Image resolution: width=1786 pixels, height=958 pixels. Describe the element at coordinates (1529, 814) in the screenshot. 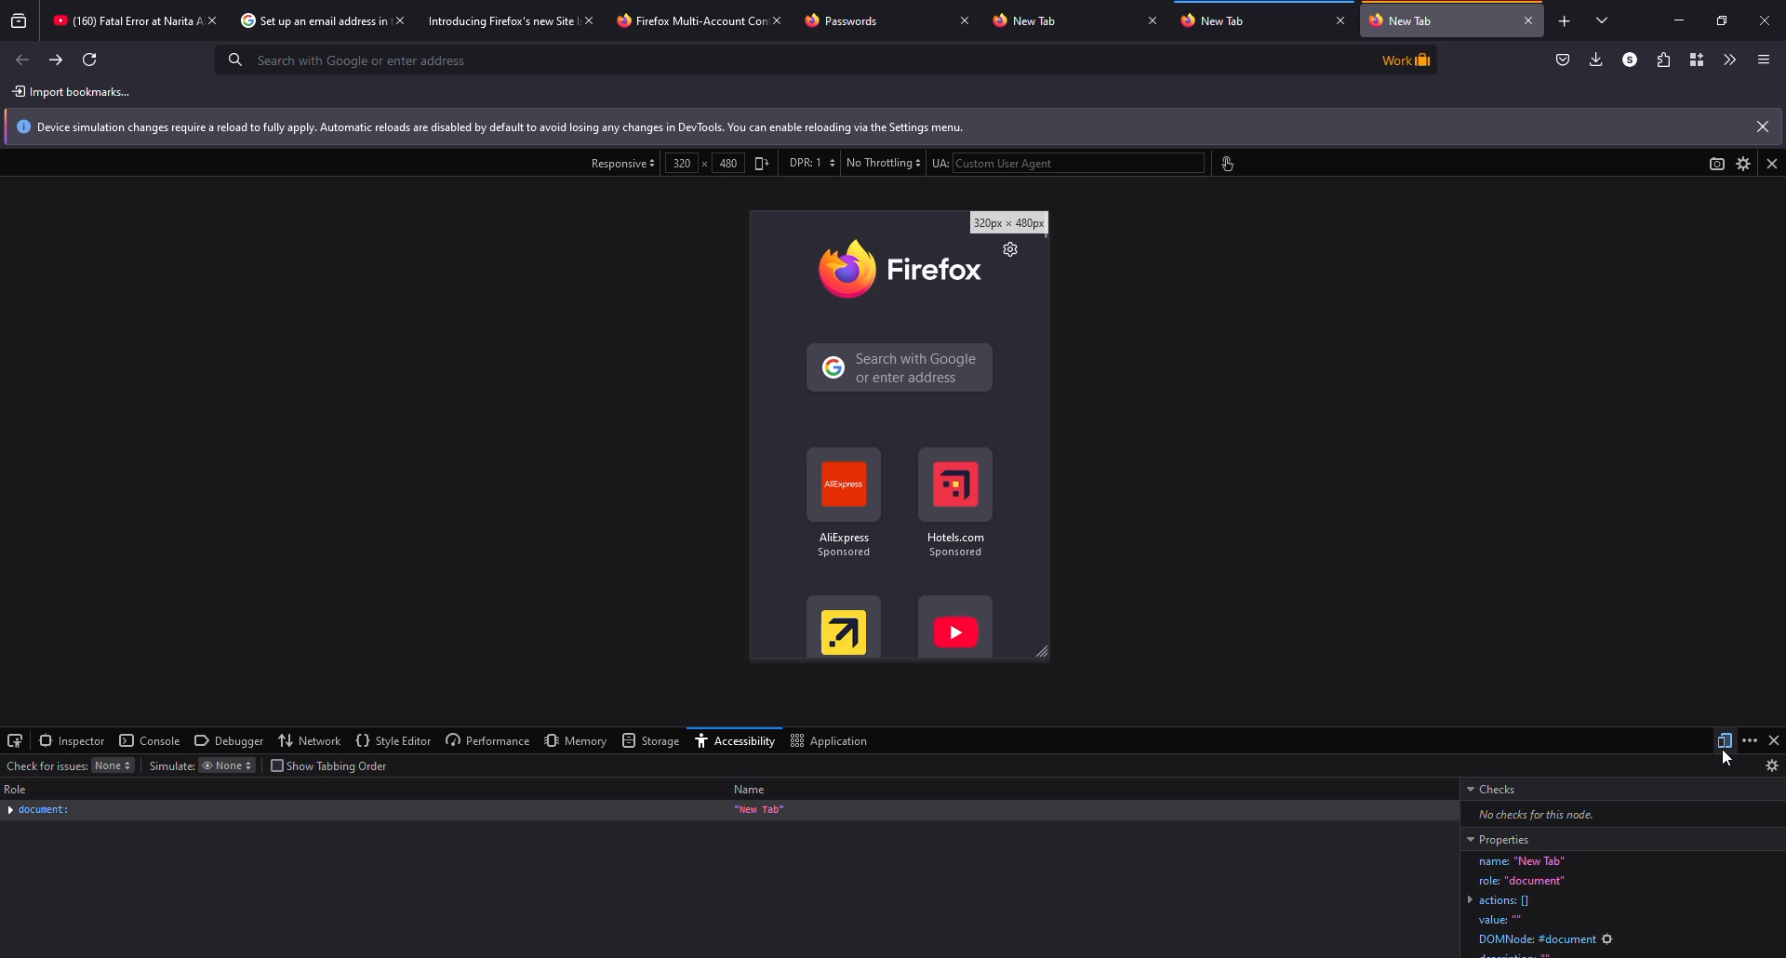

I see `no checks` at that location.